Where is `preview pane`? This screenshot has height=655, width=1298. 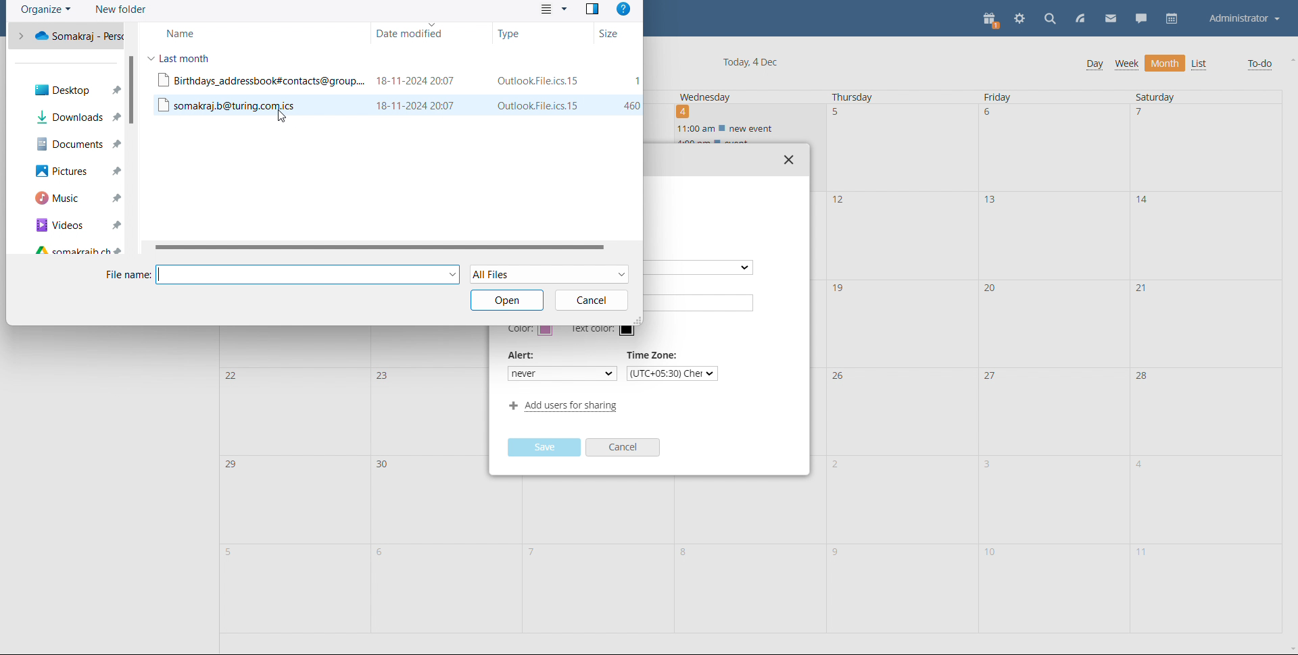
preview pane is located at coordinates (592, 9).